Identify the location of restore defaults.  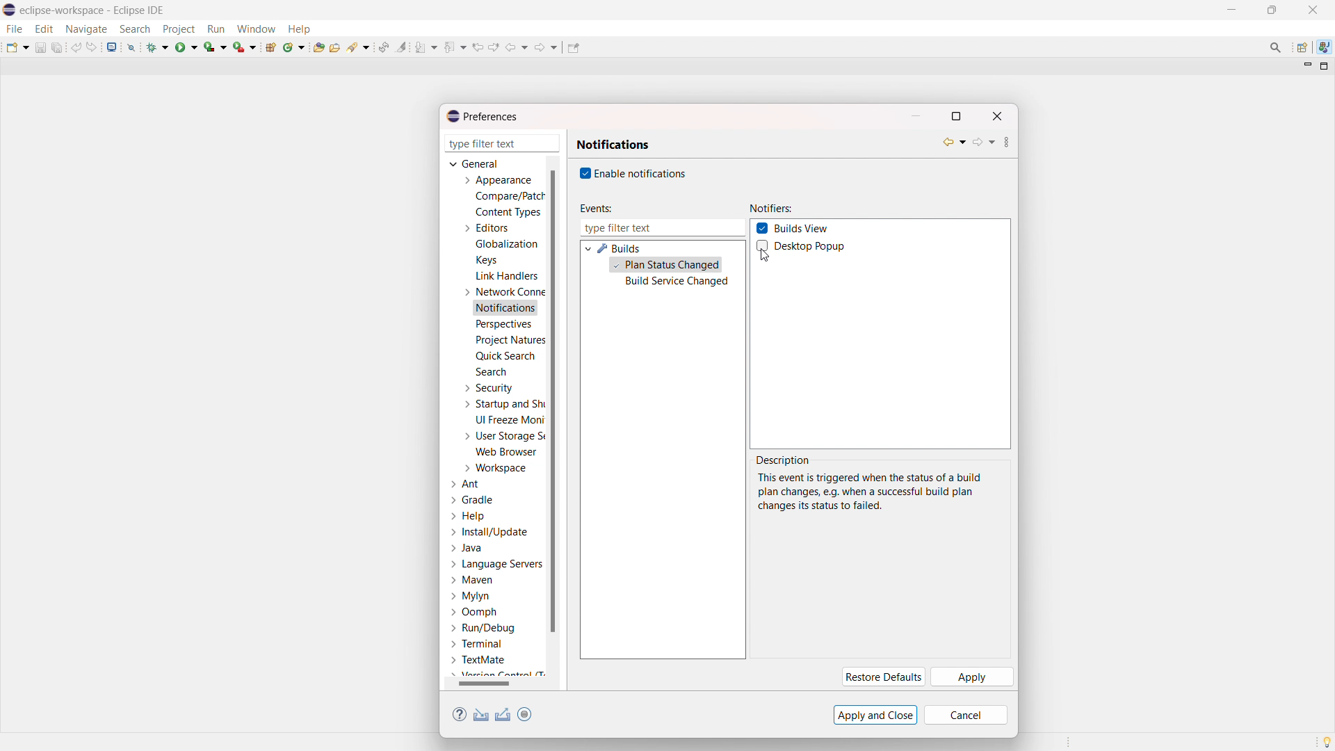
(882, 677).